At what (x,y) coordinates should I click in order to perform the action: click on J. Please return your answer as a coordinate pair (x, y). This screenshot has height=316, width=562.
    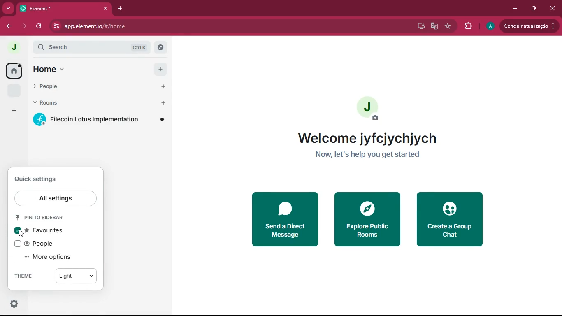
    Looking at the image, I should click on (18, 46).